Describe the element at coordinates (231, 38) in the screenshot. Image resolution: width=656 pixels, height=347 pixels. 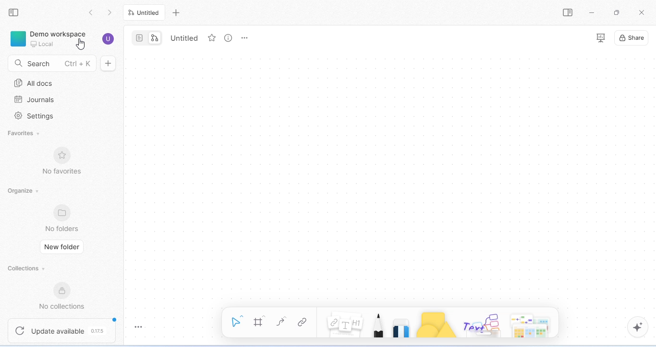
I see `view info` at that location.